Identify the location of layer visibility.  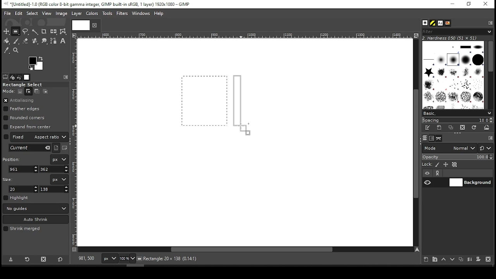
(427, 173).